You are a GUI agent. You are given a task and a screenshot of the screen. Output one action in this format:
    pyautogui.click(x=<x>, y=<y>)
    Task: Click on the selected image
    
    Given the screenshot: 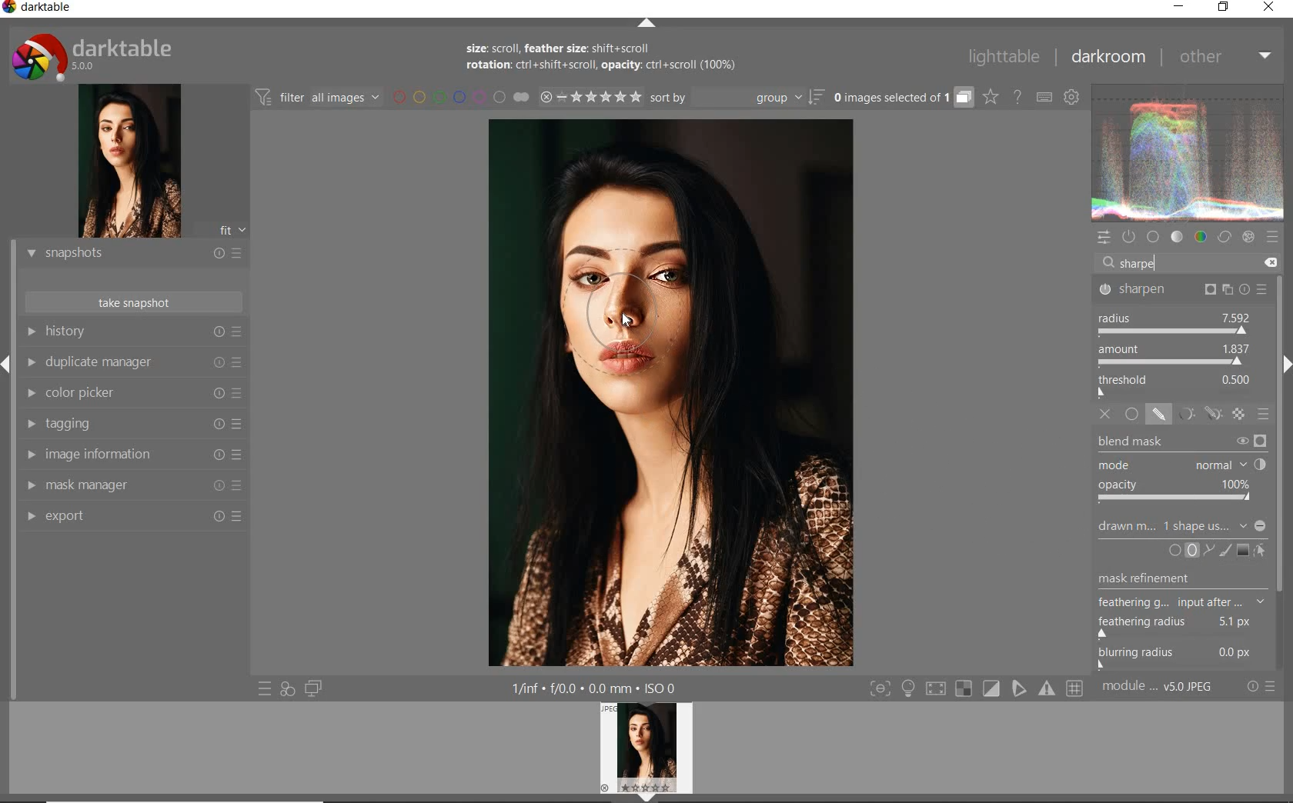 What is the action you would take?
    pyautogui.click(x=668, y=395)
    